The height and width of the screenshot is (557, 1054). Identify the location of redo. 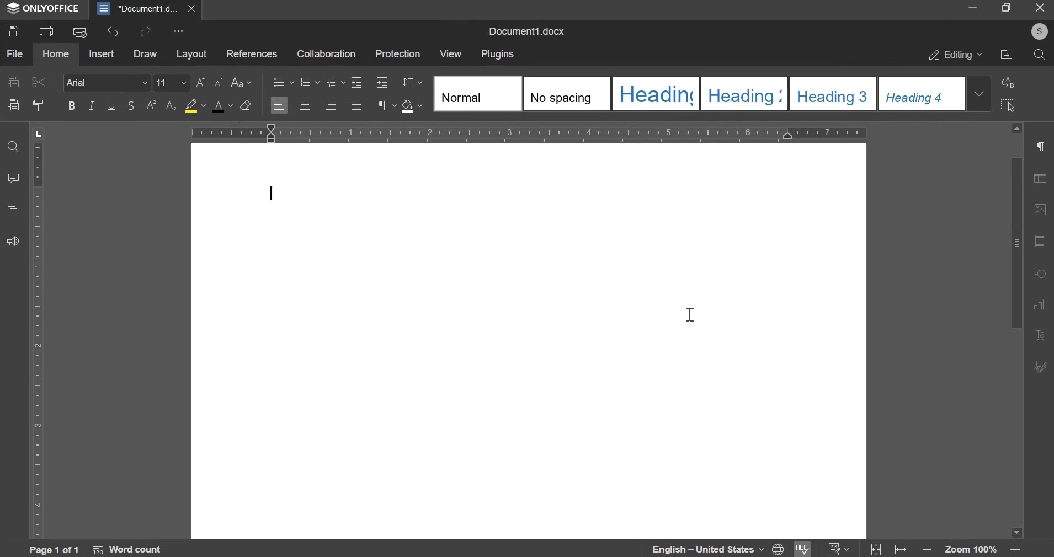
(146, 33).